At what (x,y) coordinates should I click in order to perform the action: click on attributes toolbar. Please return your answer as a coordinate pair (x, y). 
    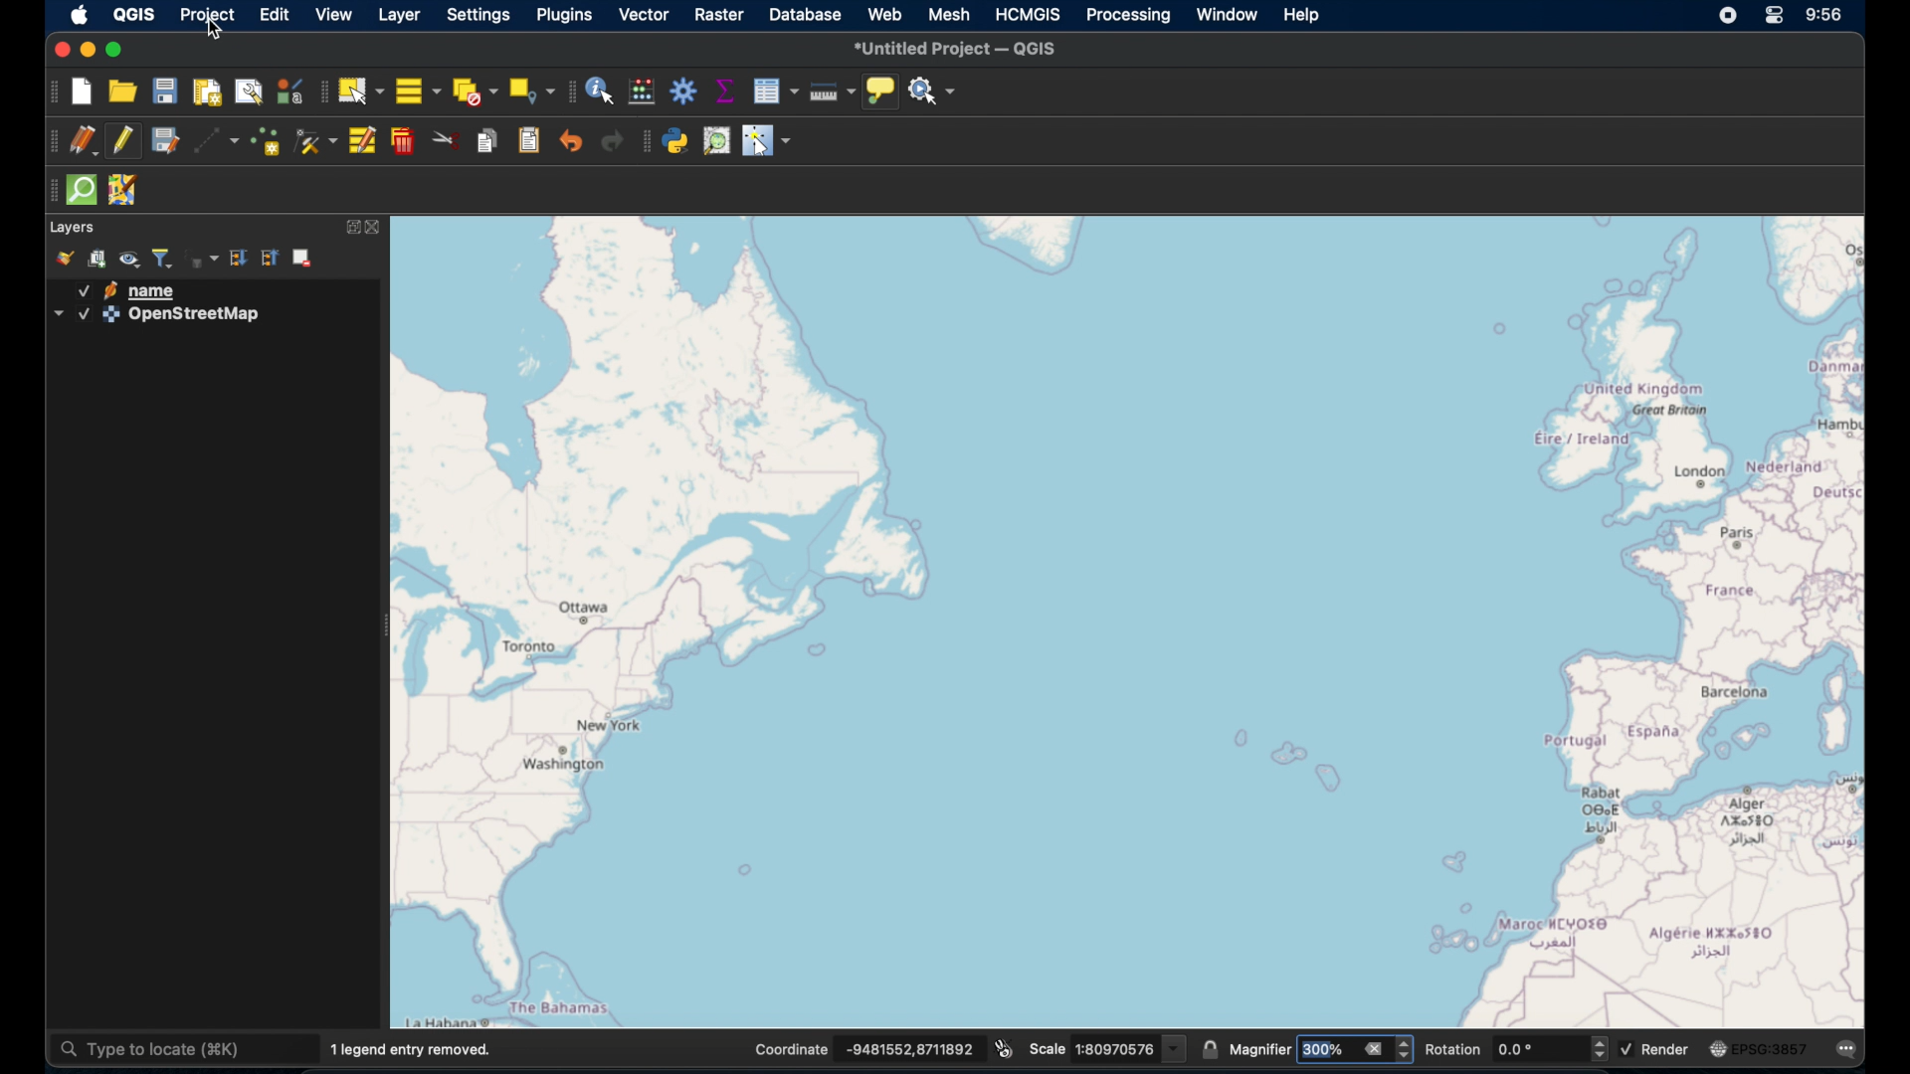
    Looking at the image, I should click on (570, 91).